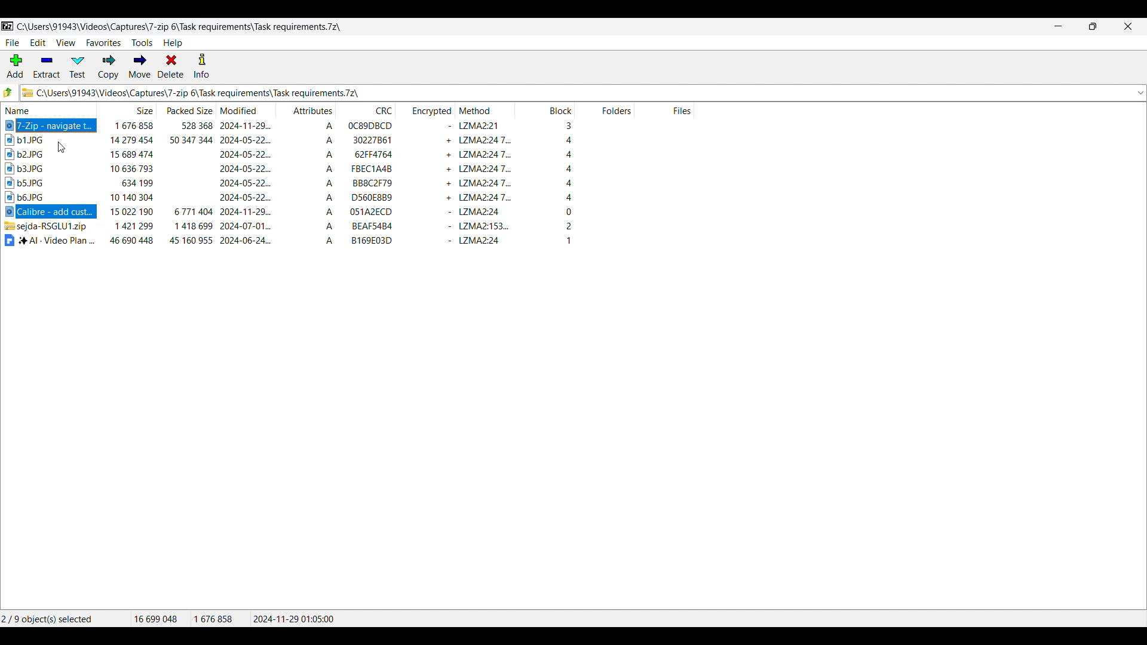  Describe the element at coordinates (664, 109) in the screenshot. I see `Files column` at that location.